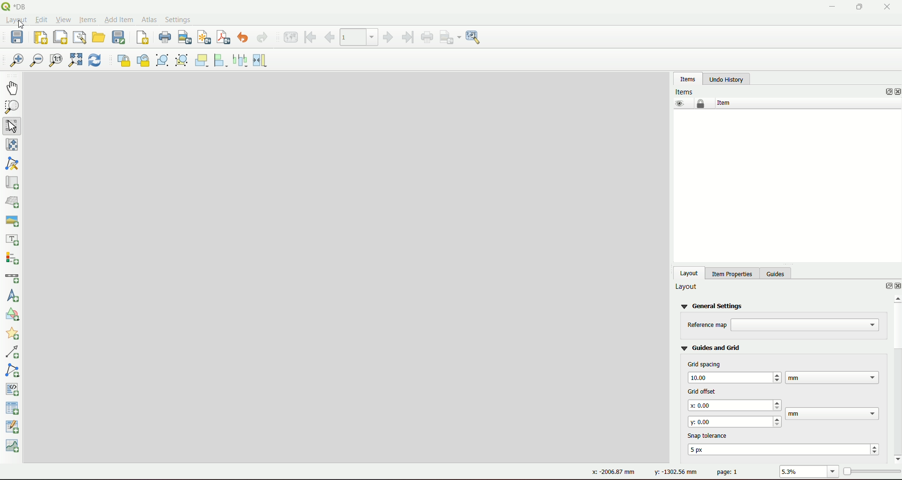 Image resolution: width=902 pixels, height=480 pixels. I want to click on text box, so click(785, 449).